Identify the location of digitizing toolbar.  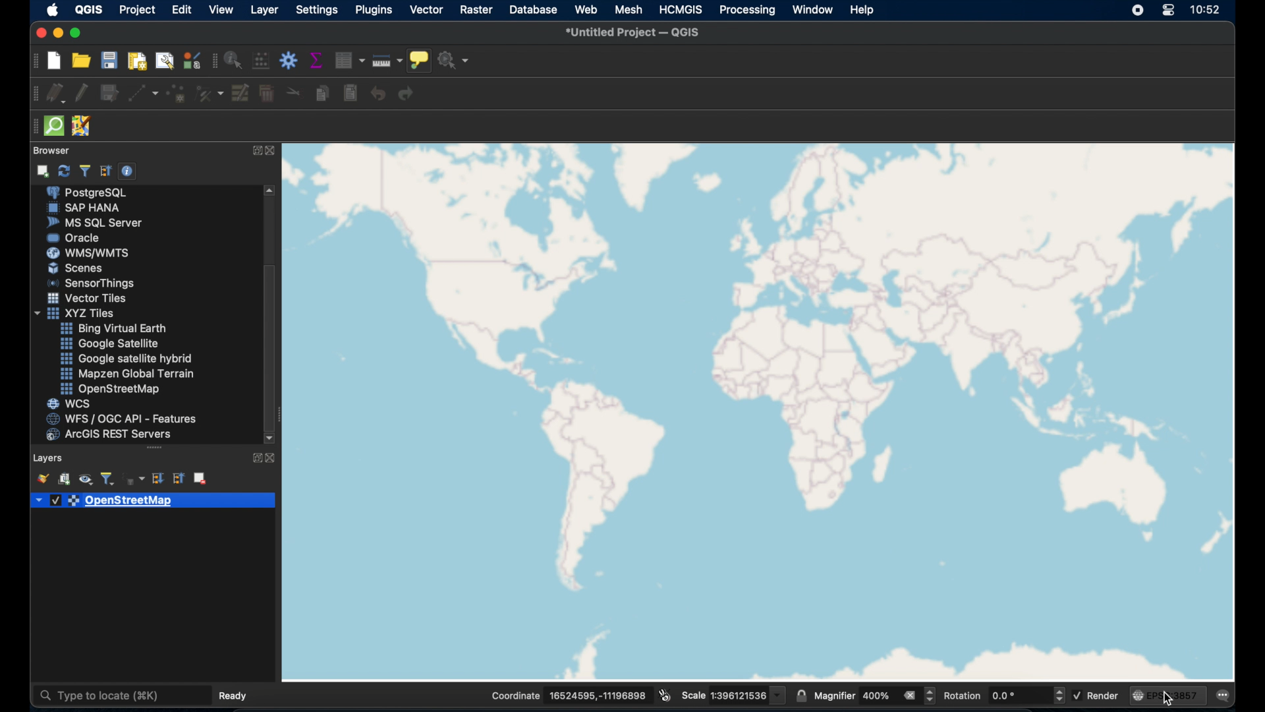
(31, 94).